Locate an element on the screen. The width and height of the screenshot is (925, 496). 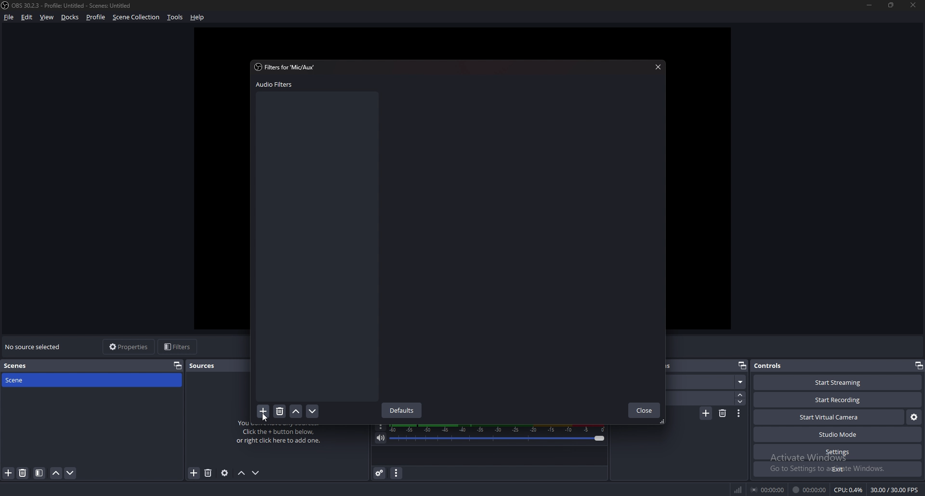
add source is located at coordinates (210, 473).